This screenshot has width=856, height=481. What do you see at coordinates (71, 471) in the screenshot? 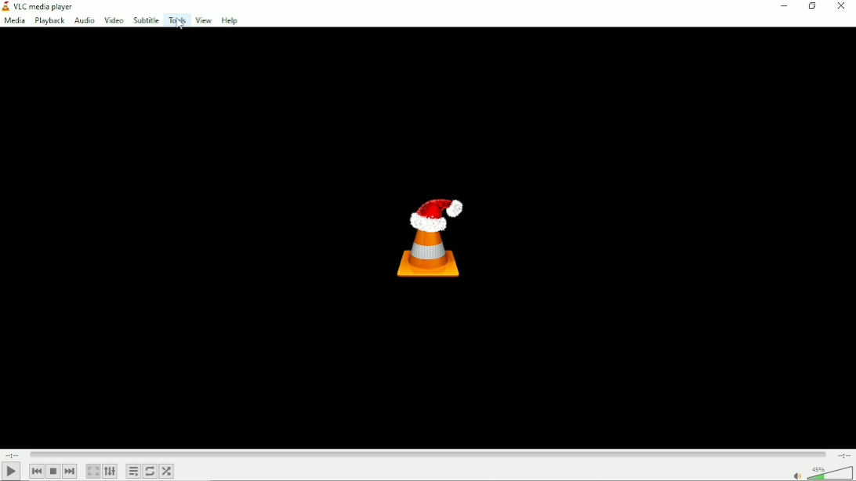
I see `Next` at bounding box center [71, 471].